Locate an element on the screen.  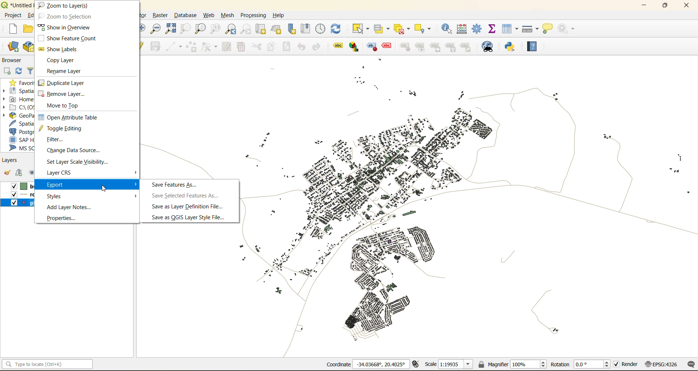
show spatial bookmark is located at coordinates (308, 28).